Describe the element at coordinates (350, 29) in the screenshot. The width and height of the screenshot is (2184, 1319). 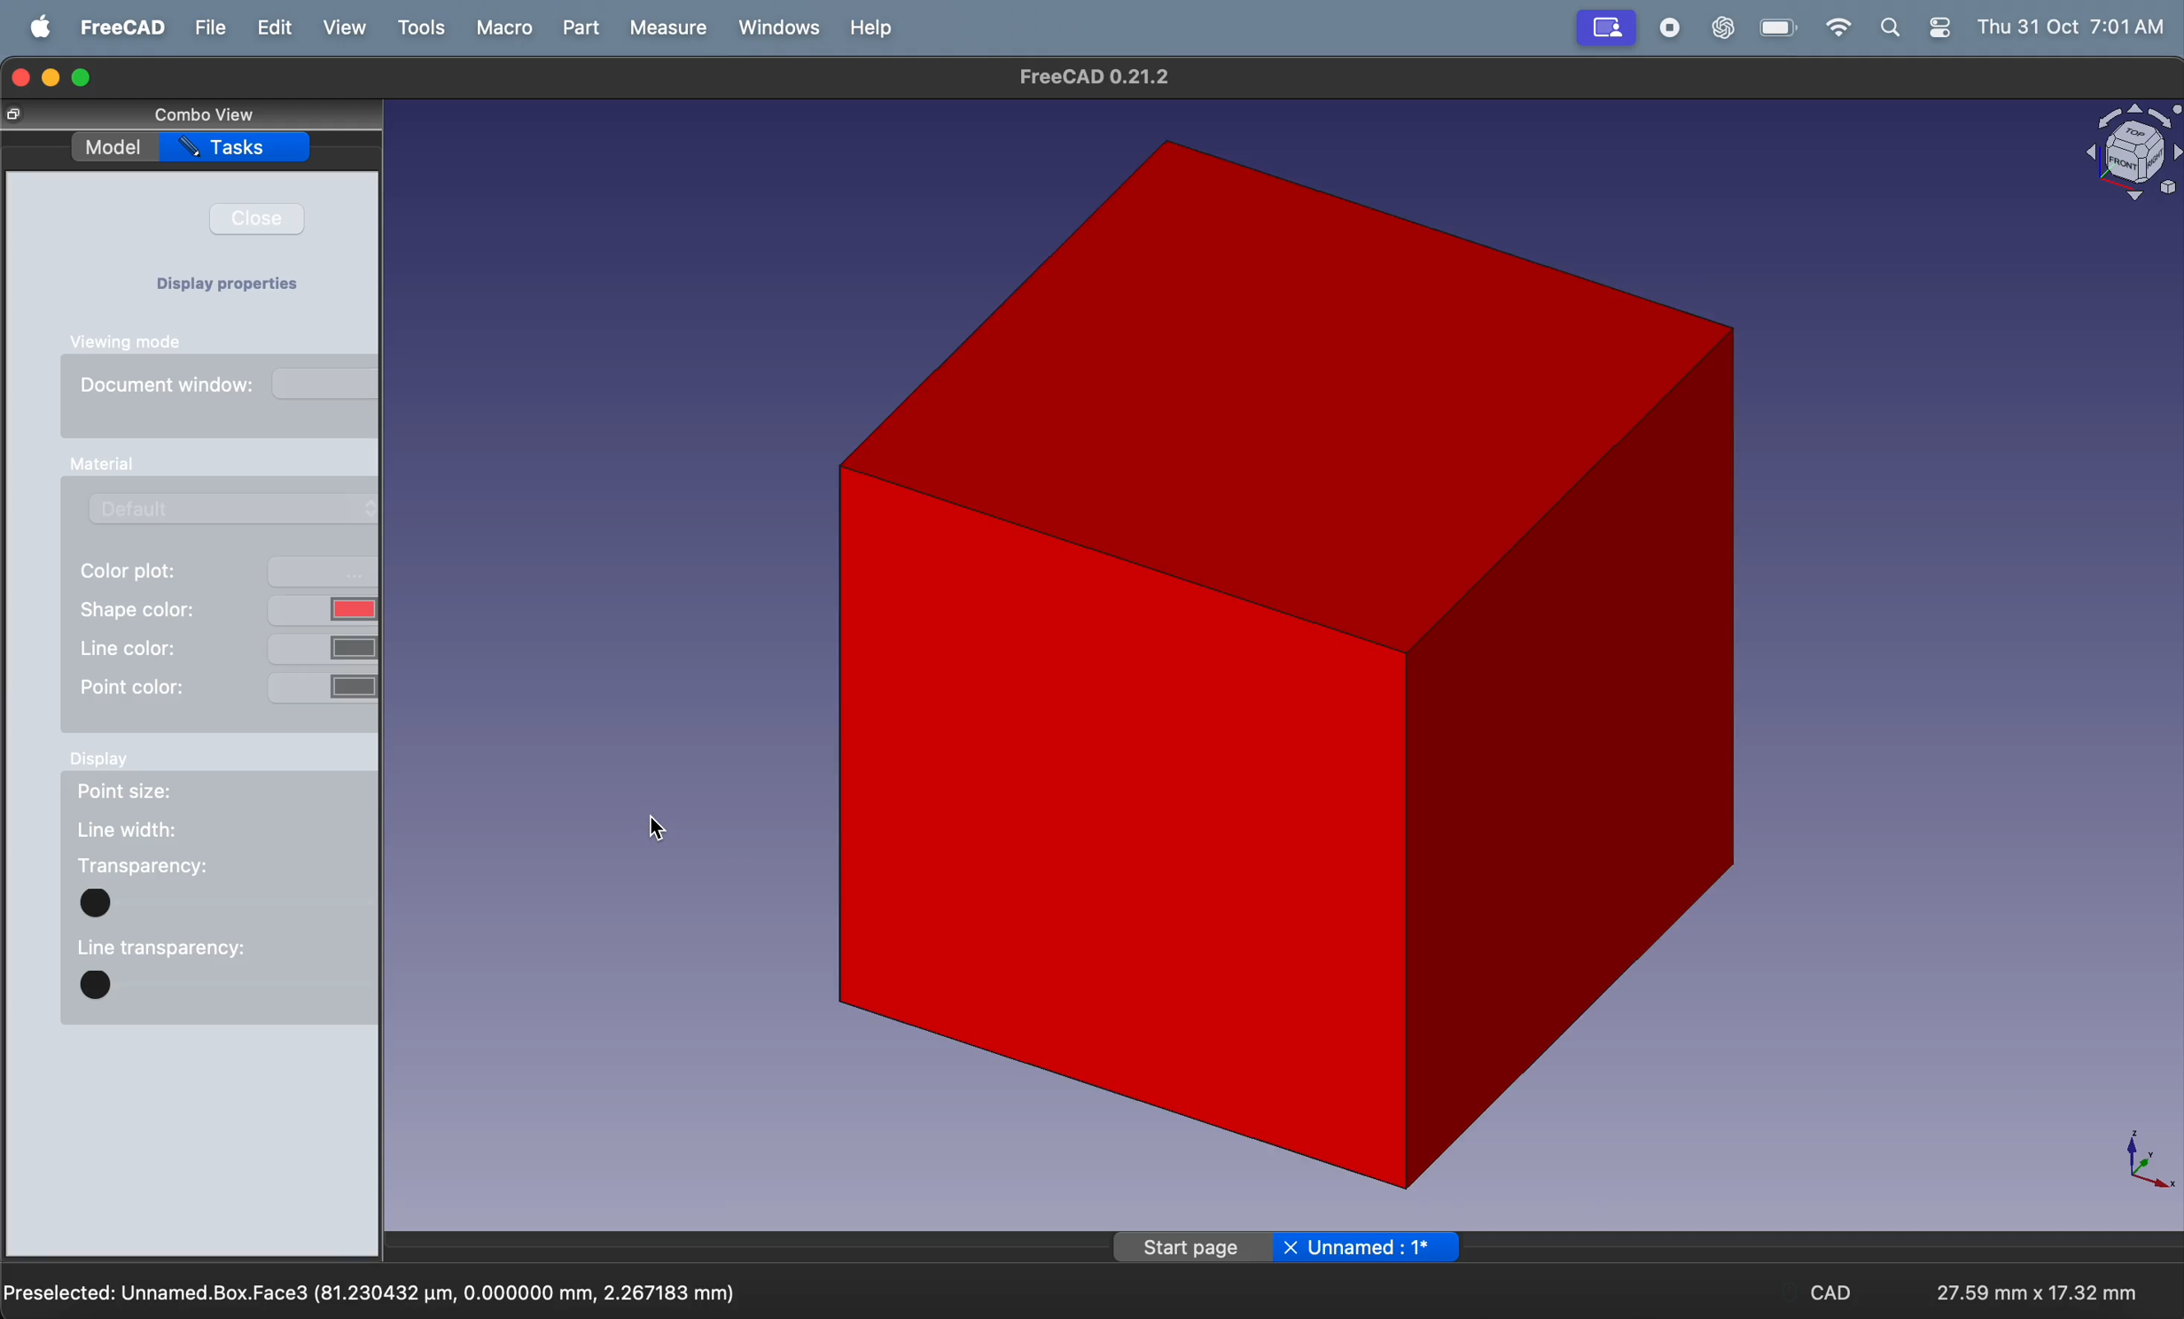
I see `view` at that location.